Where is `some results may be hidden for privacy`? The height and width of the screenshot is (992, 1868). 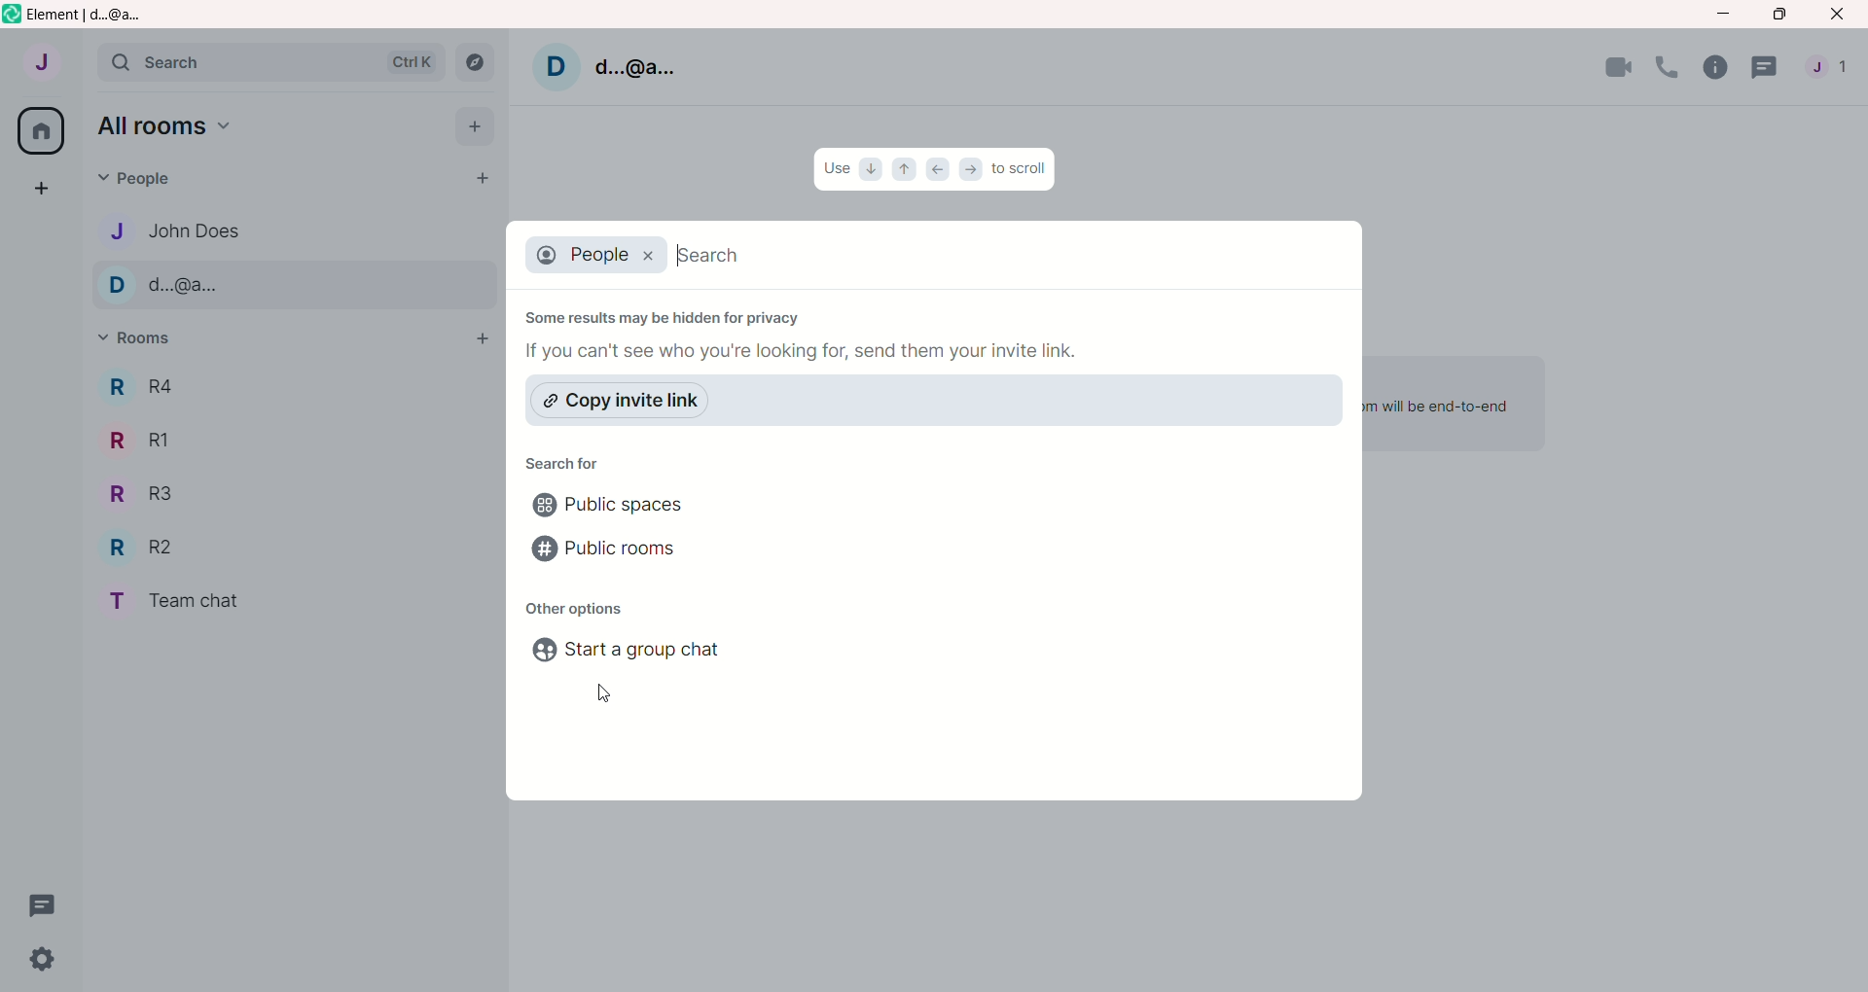 some results may be hidden for privacy is located at coordinates (668, 316).